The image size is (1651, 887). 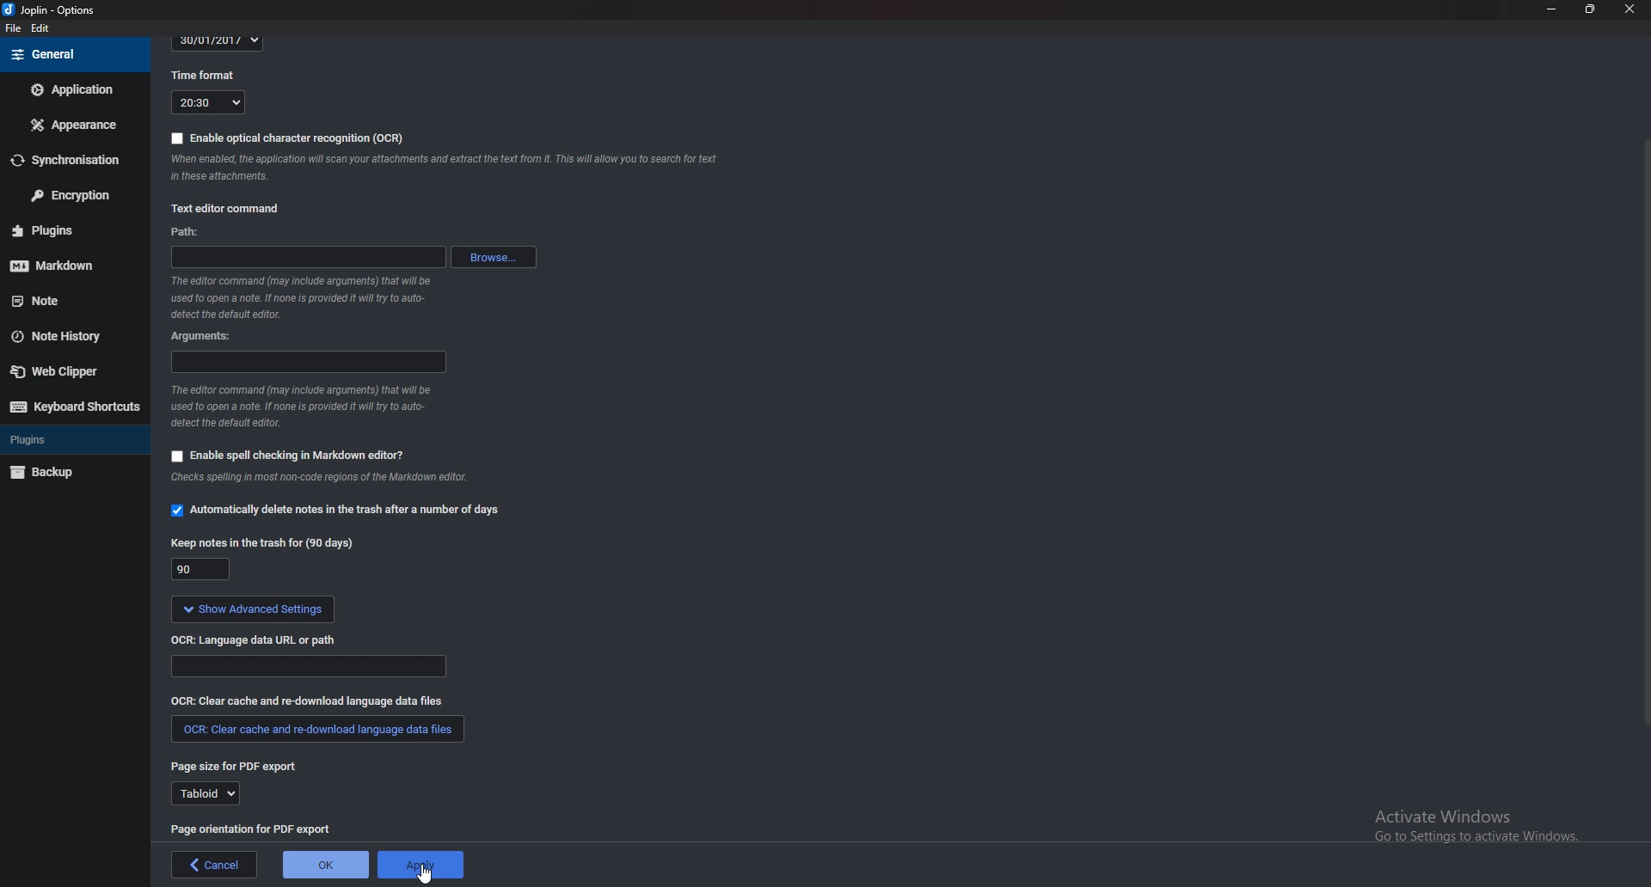 What do you see at coordinates (208, 102) in the screenshot?
I see `20:30` at bounding box center [208, 102].